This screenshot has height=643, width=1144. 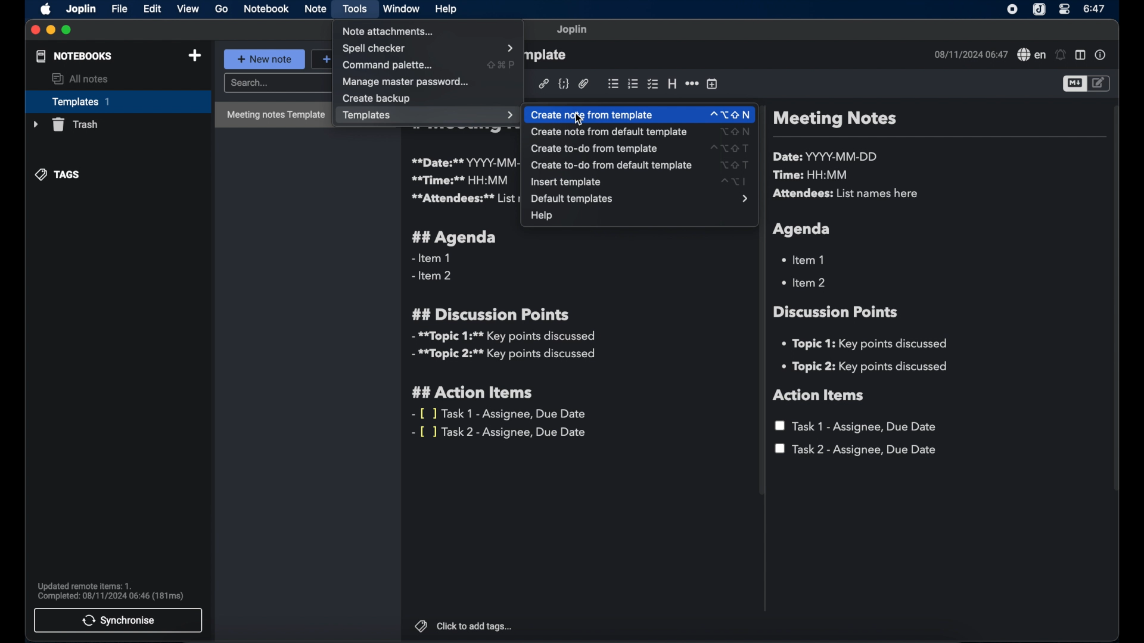 I want to click on - [ ] task 2 - assignee, due date, so click(x=501, y=433).